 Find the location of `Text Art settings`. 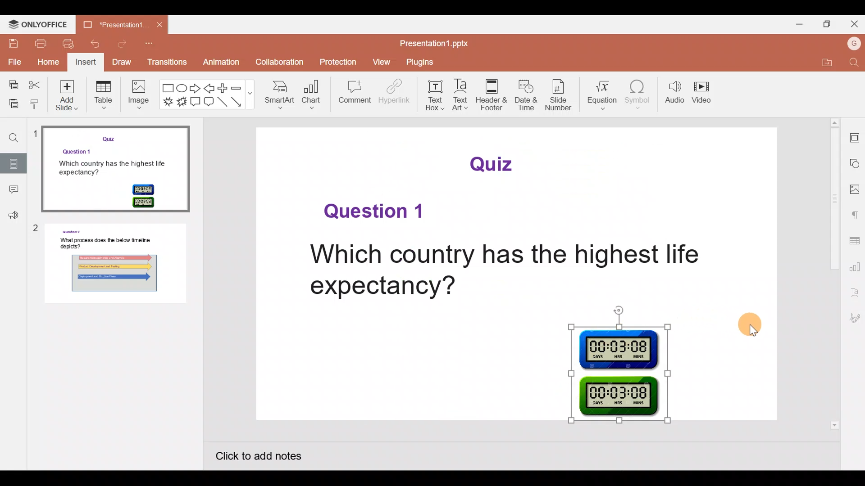

Text Art settings is located at coordinates (855, 293).